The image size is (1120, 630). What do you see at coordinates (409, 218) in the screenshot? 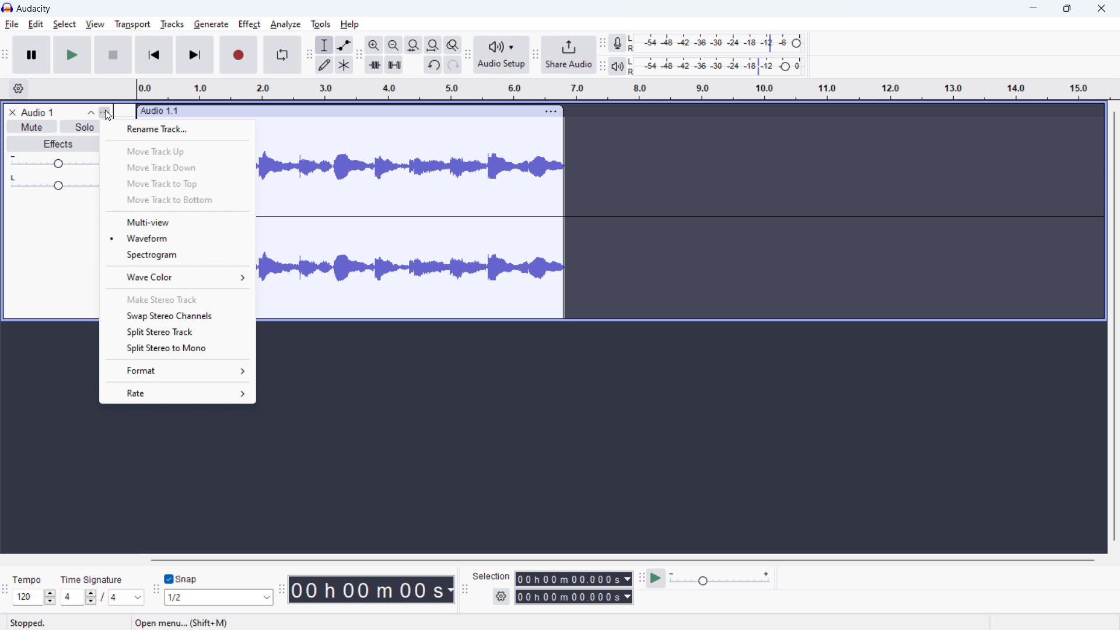
I see `track waveform` at bounding box center [409, 218].